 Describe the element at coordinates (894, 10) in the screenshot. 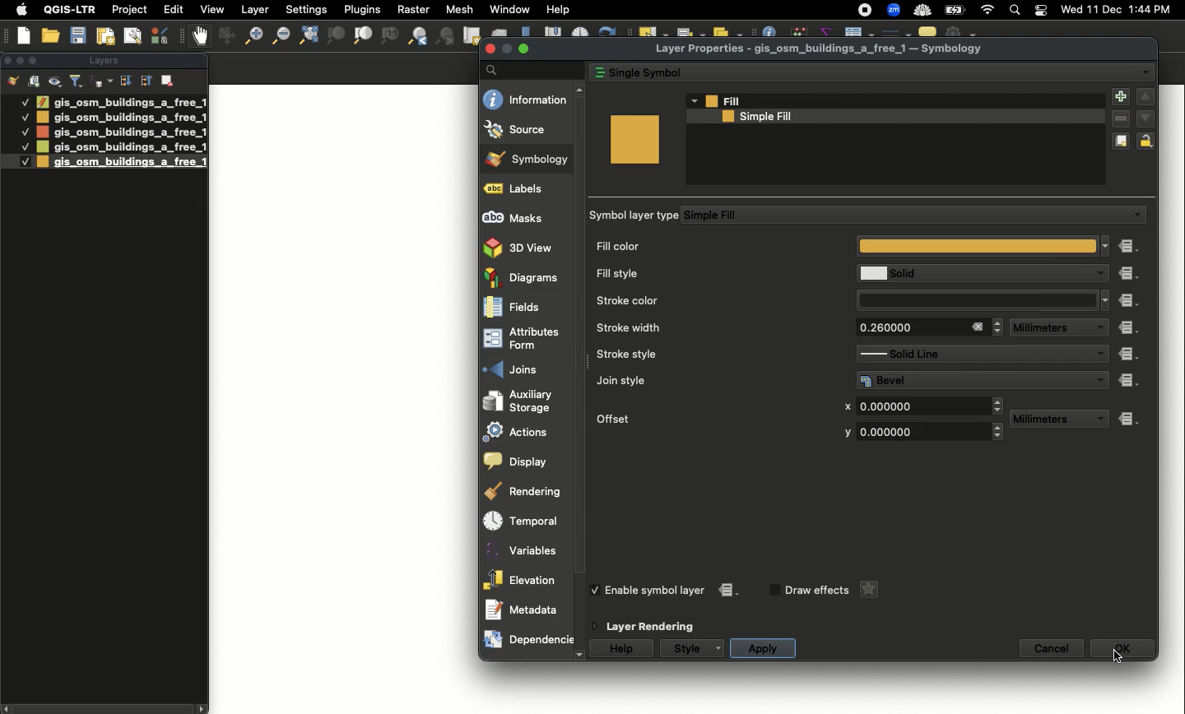

I see `` at that location.